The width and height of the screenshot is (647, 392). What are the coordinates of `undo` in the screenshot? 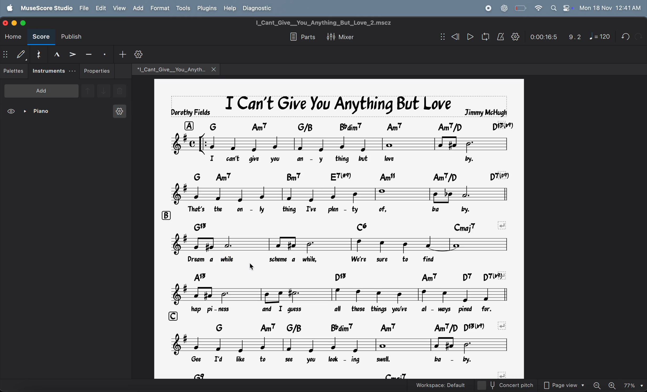 It's located at (624, 36).